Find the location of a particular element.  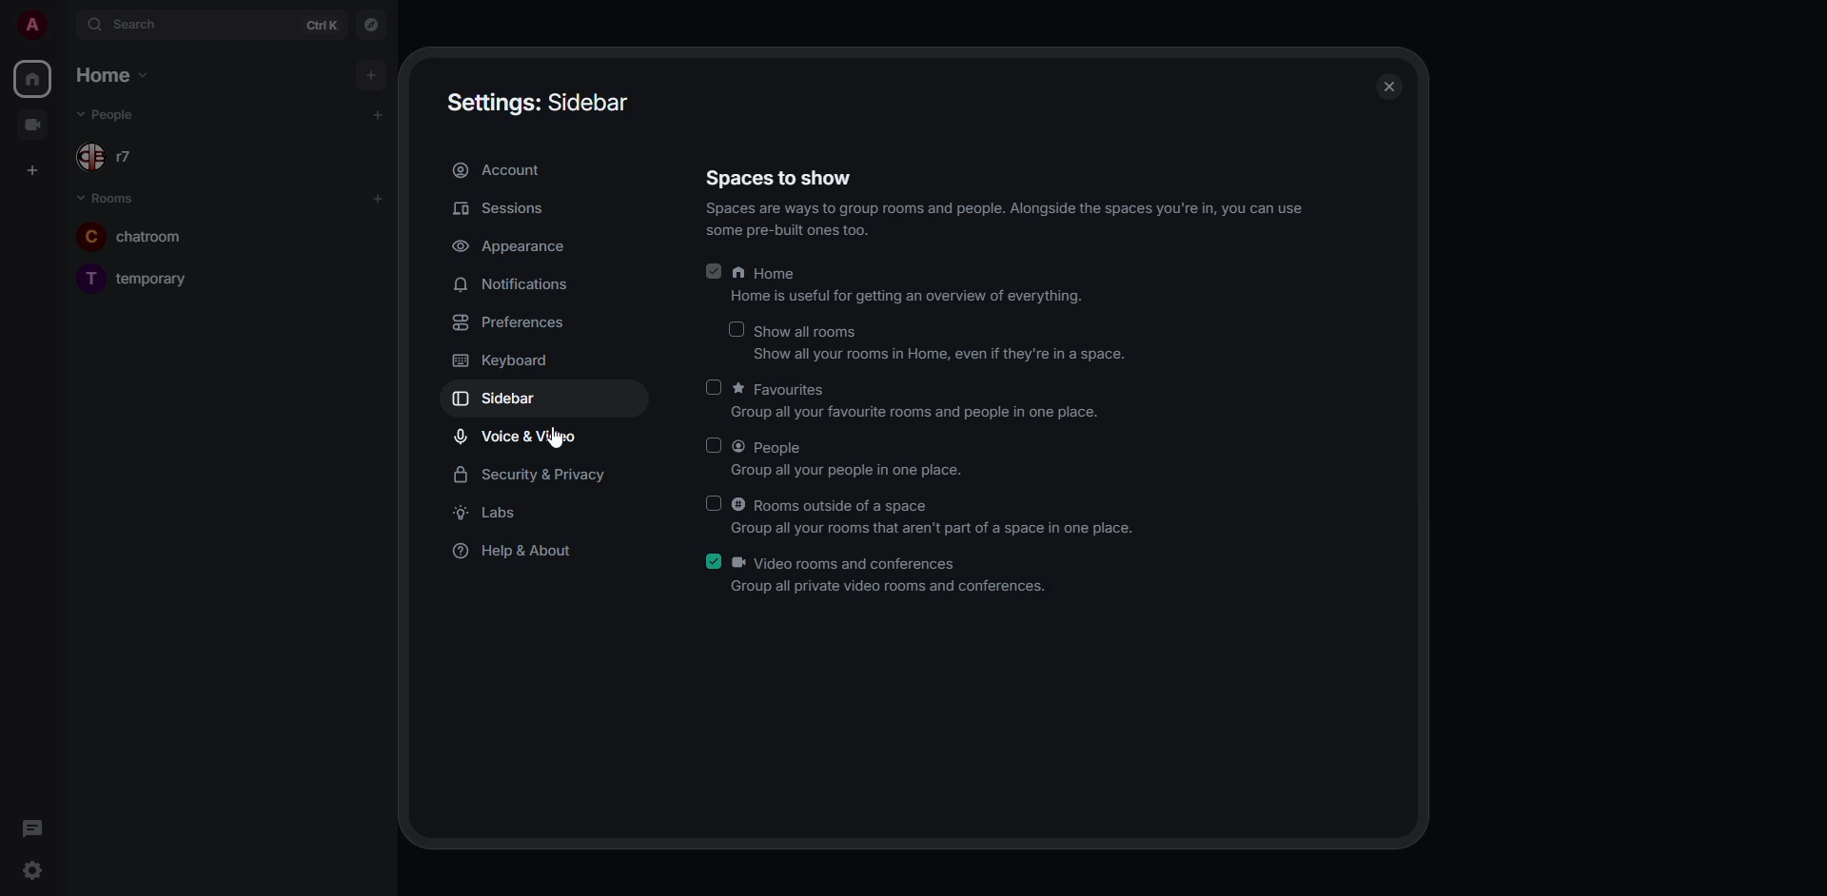

sidebar is located at coordinates (516, 400).